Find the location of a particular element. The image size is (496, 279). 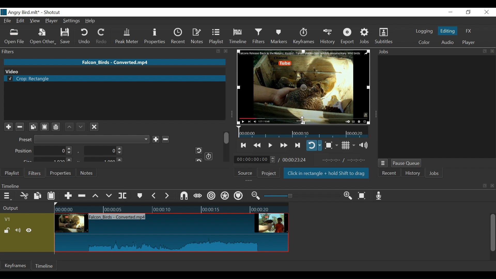

Player is located at coordinates (469, 43).